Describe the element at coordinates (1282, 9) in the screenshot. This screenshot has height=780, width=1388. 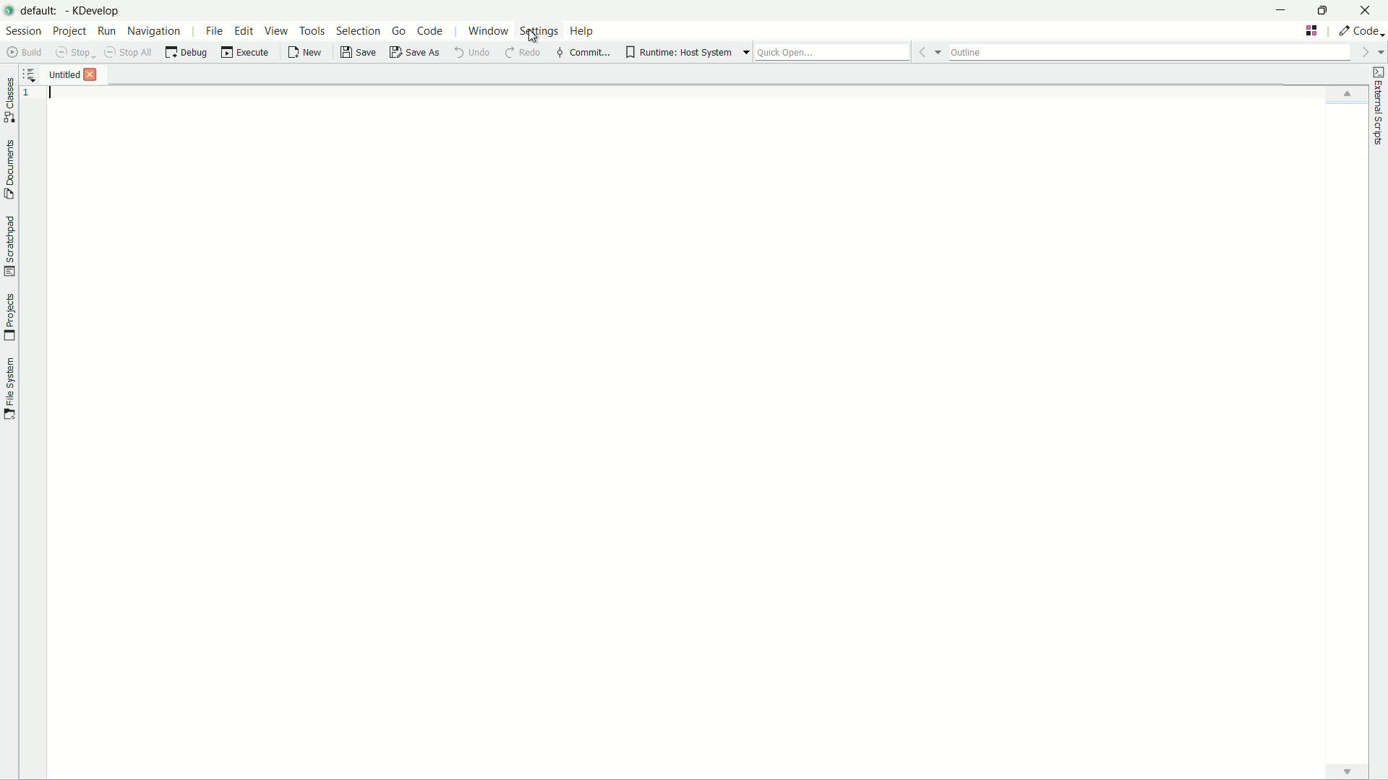
I see `minimize` at that location.